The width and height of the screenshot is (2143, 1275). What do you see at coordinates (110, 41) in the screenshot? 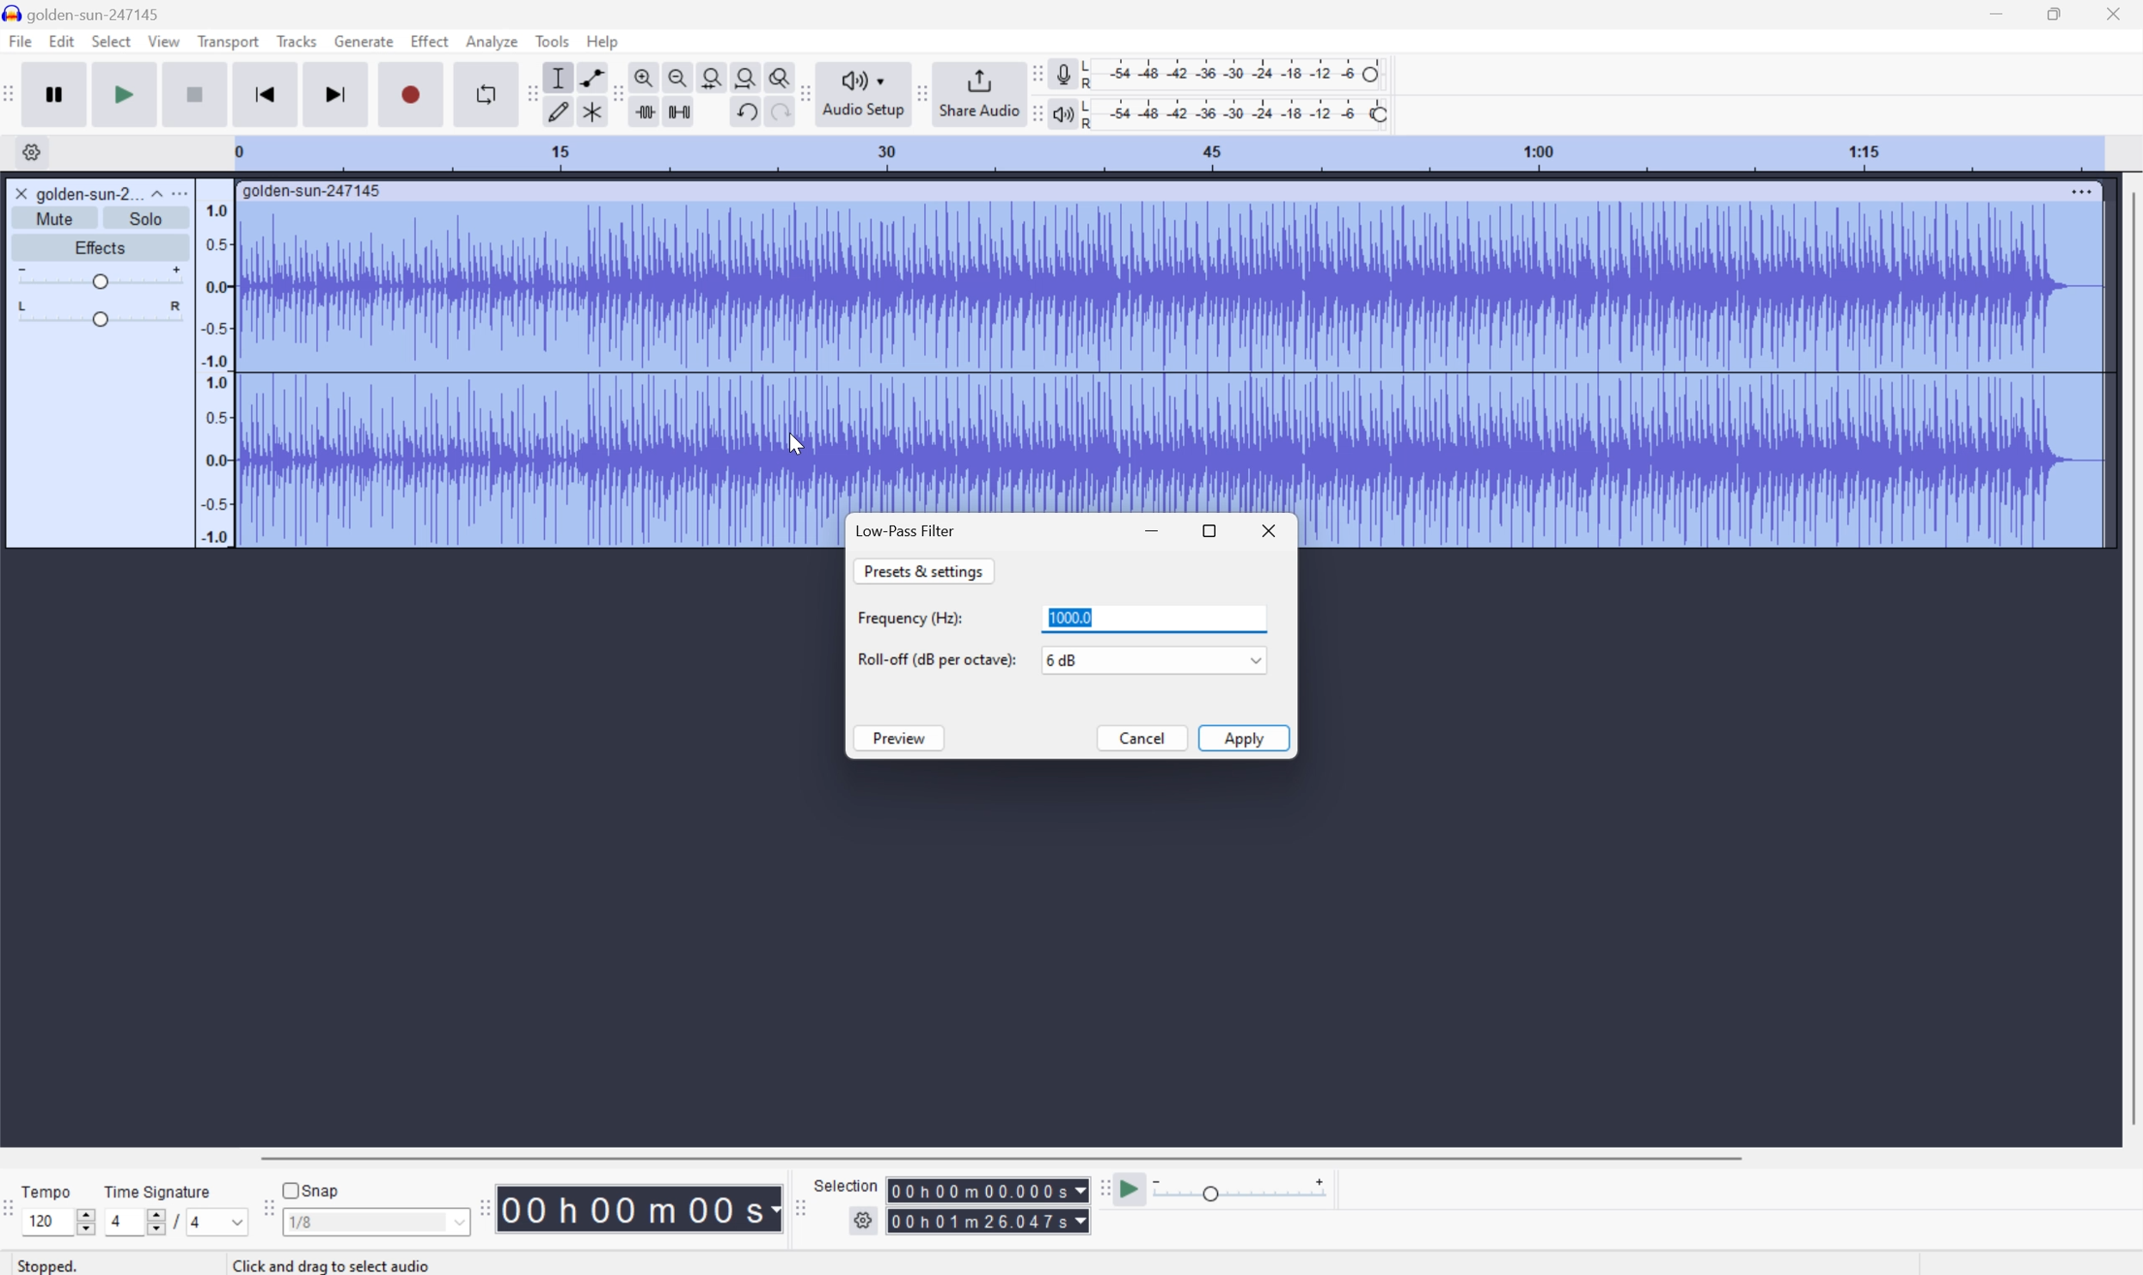
I see `Select` at bounding box center [110, 41].